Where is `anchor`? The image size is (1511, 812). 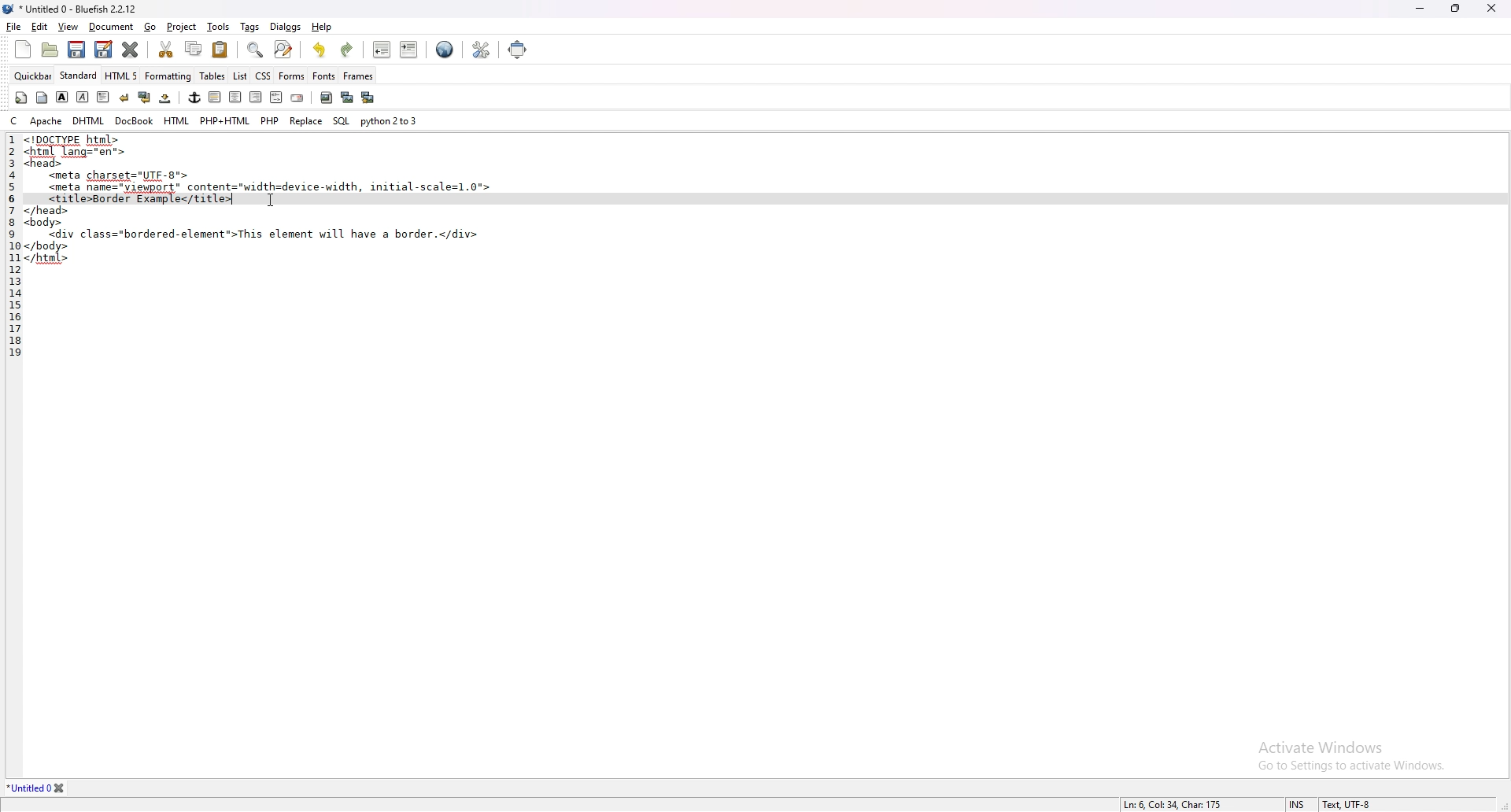 anchor is located at coordinates (194, 98).